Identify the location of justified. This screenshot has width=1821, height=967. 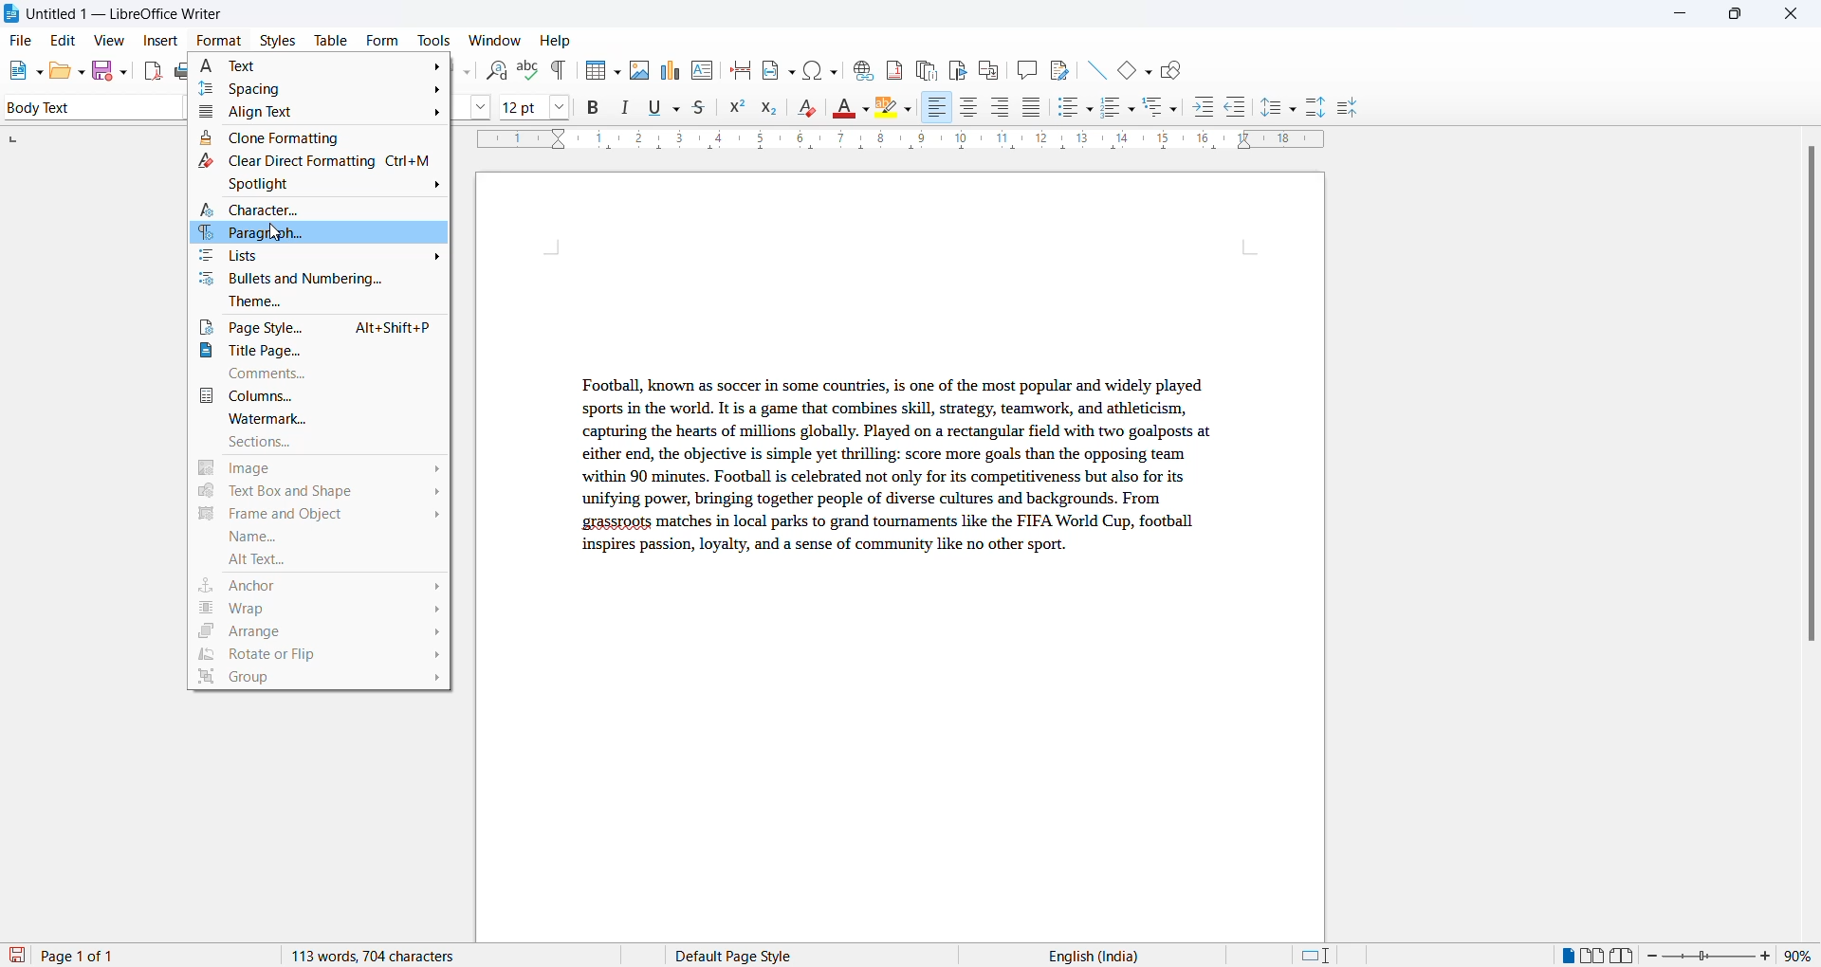
(1033, 109).